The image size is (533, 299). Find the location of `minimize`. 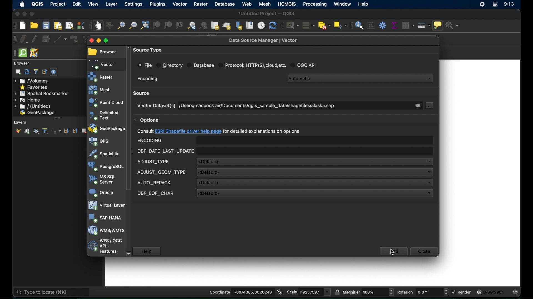

minimize is located at coordinates (24, 14).